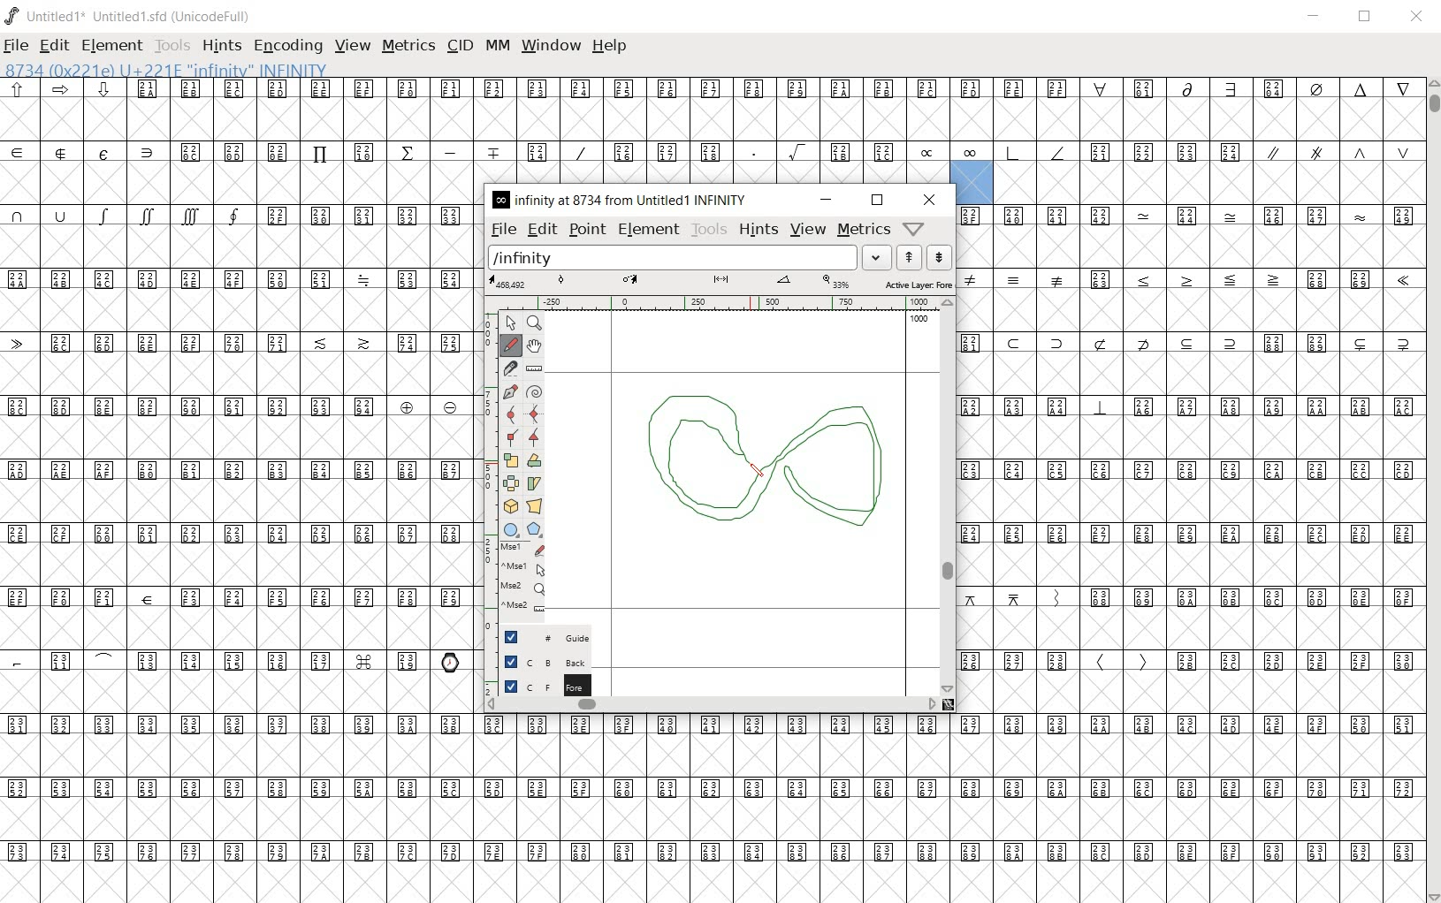 The width and height of the screenshot is (1441, 903). Describe the element at coordinates (991, 152) in the screenshot. I see `symbols` at that location.